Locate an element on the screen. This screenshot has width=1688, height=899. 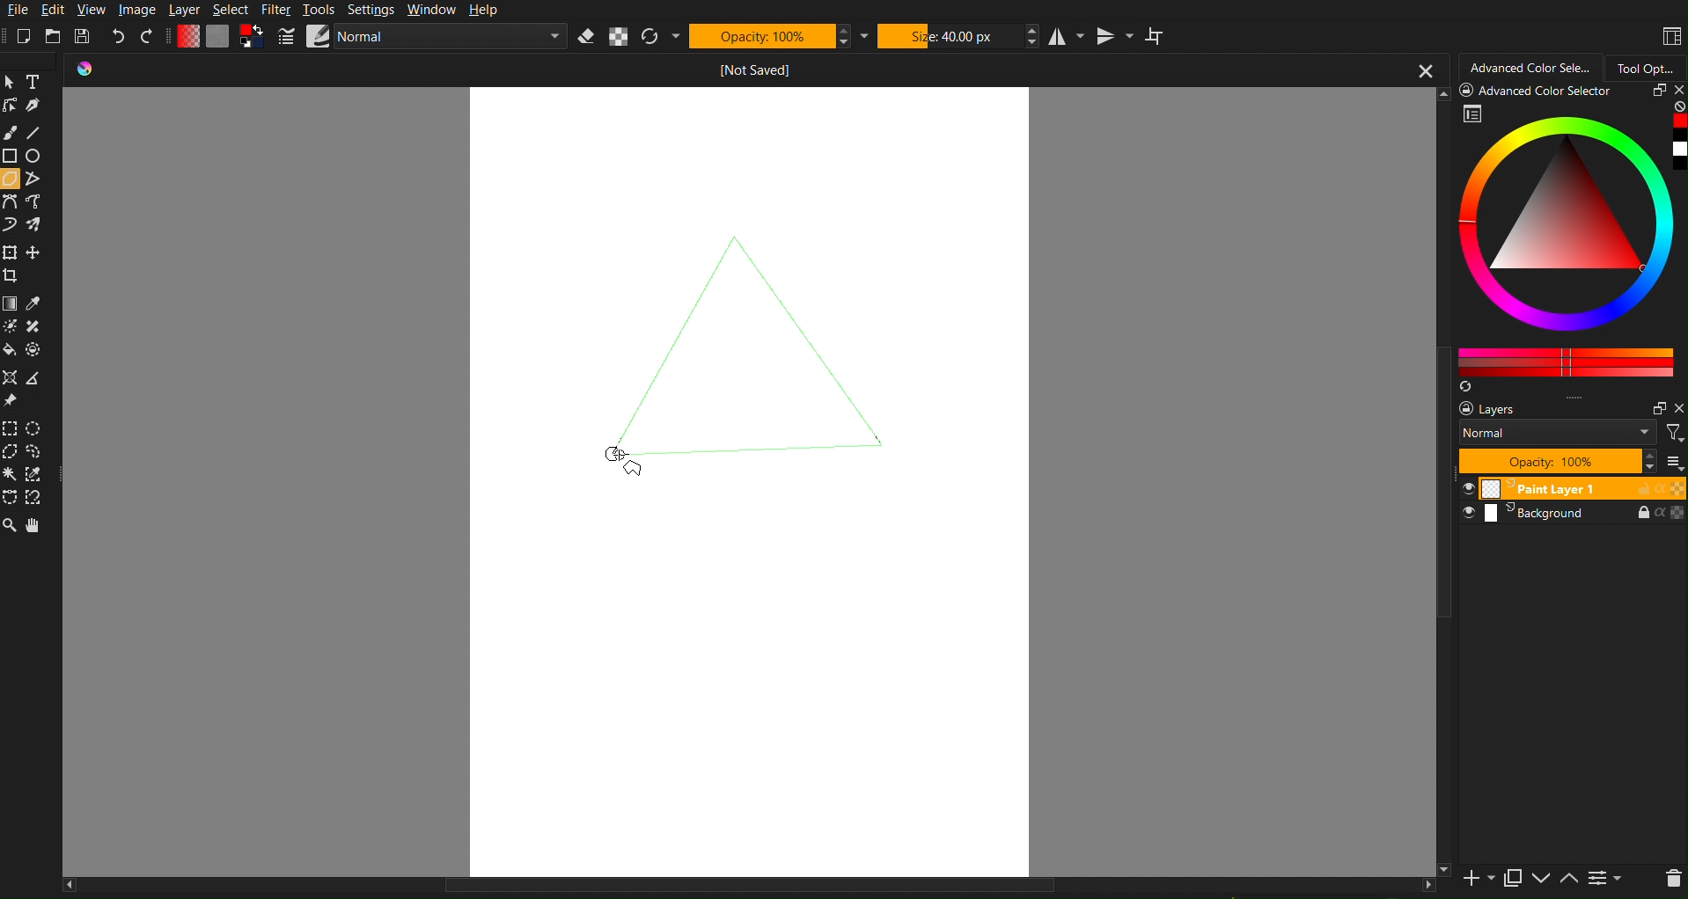
New is located at coordinates (24, 36).